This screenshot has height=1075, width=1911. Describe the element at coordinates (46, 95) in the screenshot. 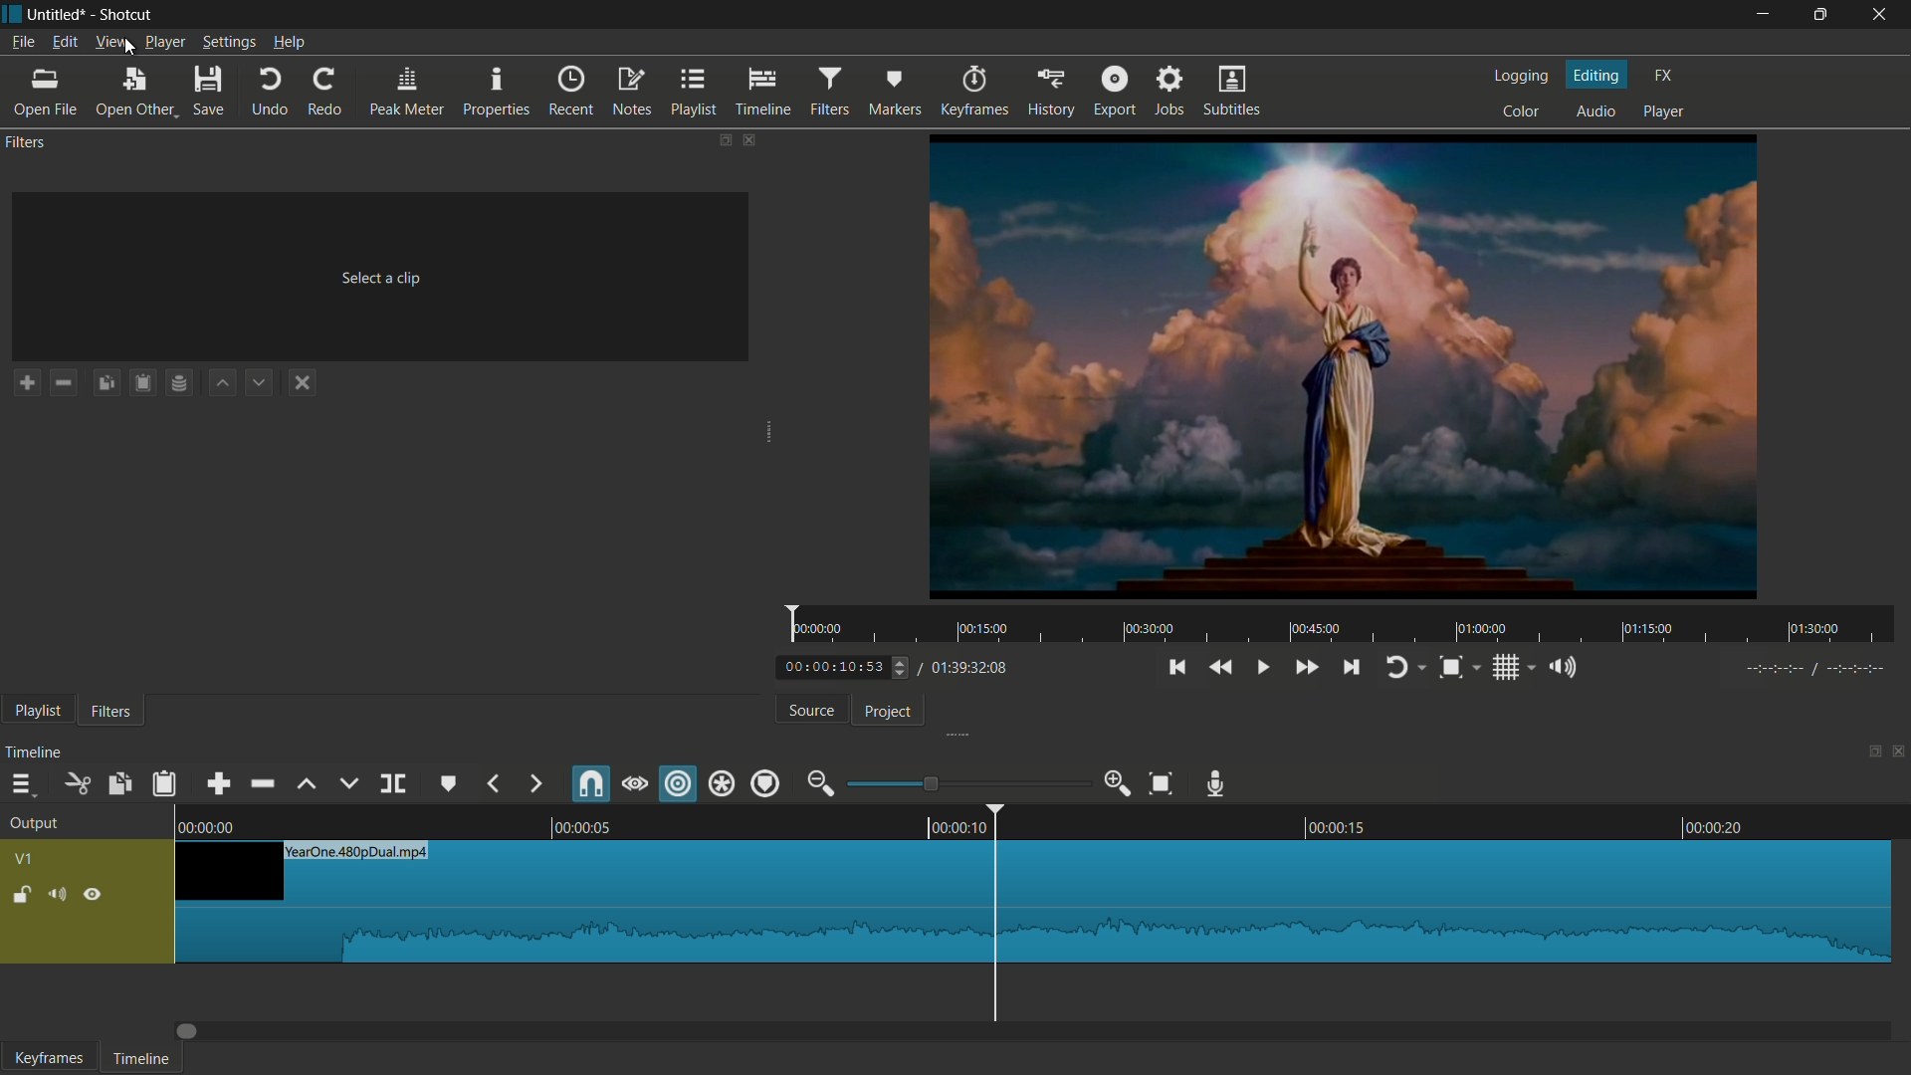

I see `open other` at that location.